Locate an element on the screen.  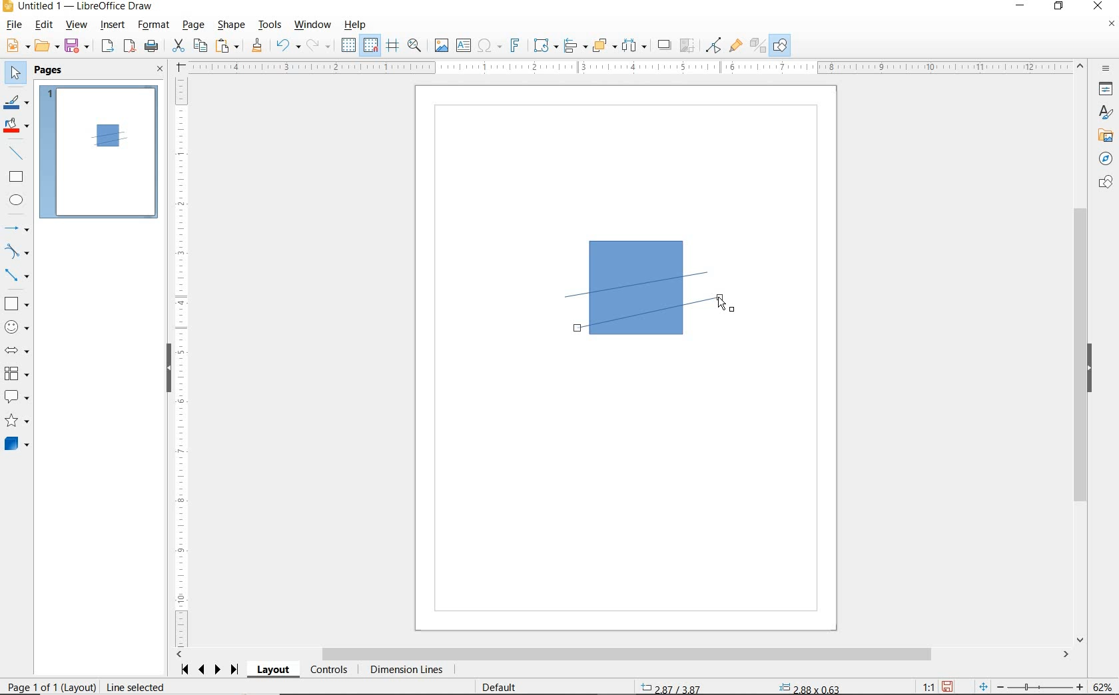
GALLERY is located at coordinates (1104, 134).